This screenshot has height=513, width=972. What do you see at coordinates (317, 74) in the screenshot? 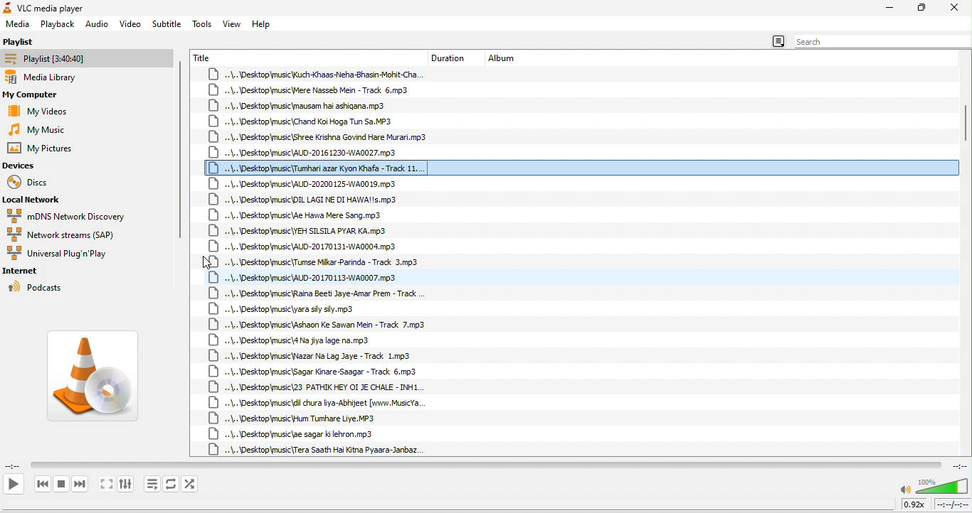
I see `..\..\Desktop\music Kuch -Khaas-Neha-Bhasin-Mohit-Cha.` at bounding box center [317, 74].